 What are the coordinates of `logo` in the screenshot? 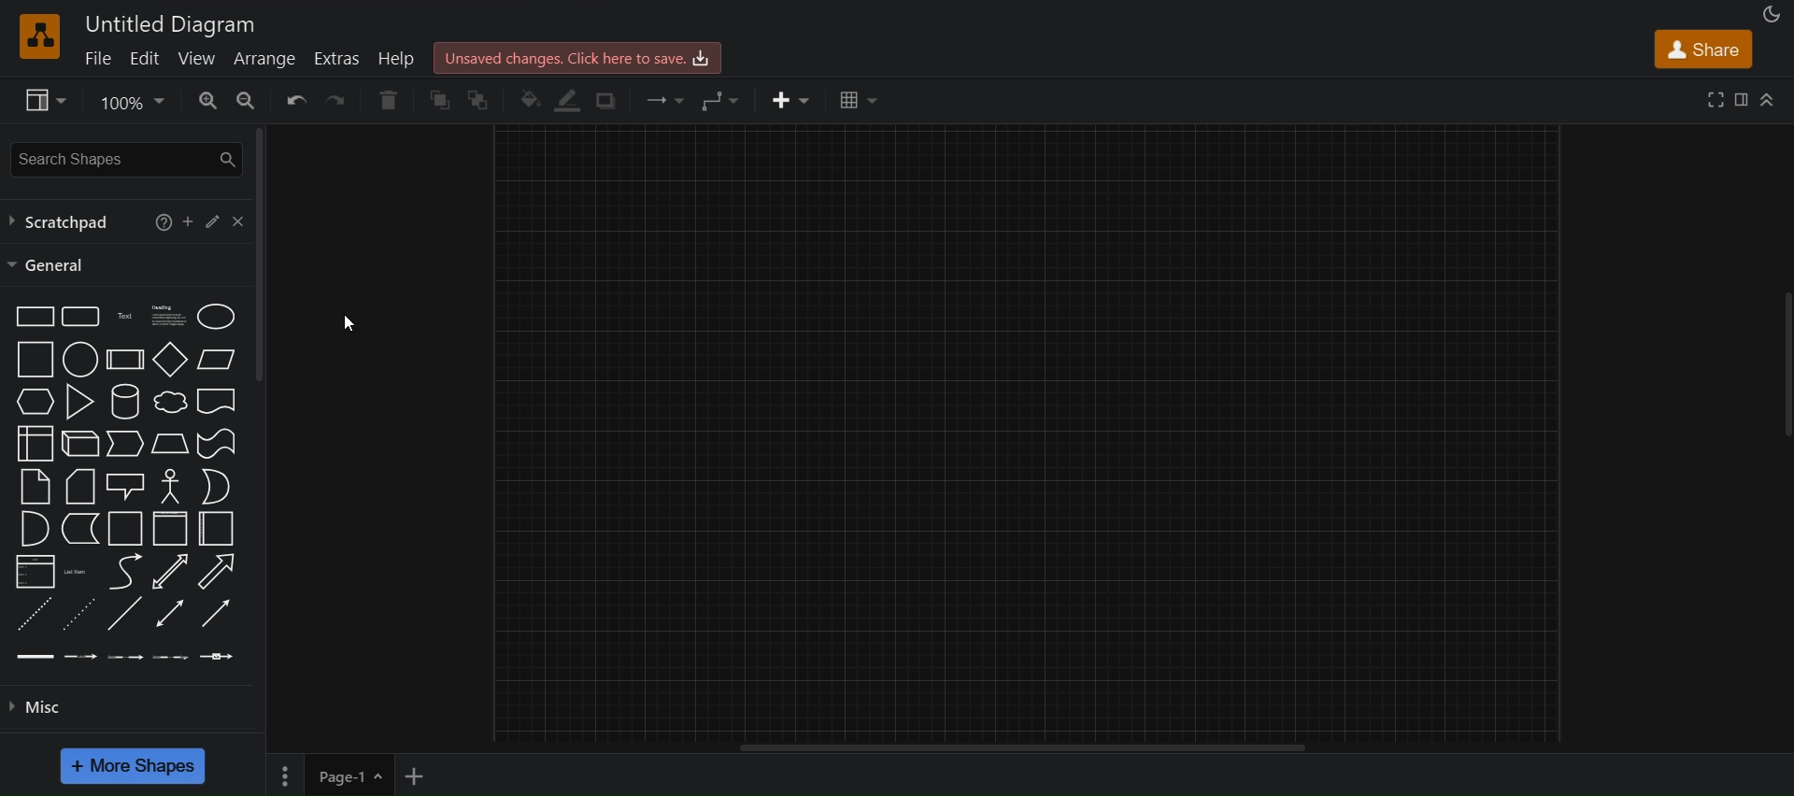 It's located at (37, 35).